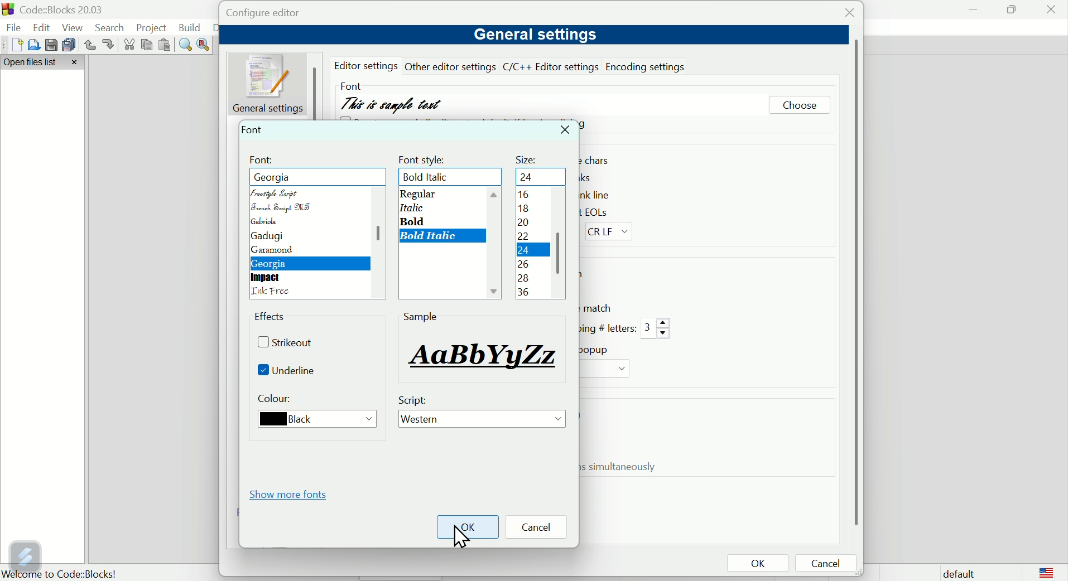 The image size is (1068, 581). What do you see at coordinates (956, 572) in the screenshot?
I see `Default` at bounding box center [956, 572].